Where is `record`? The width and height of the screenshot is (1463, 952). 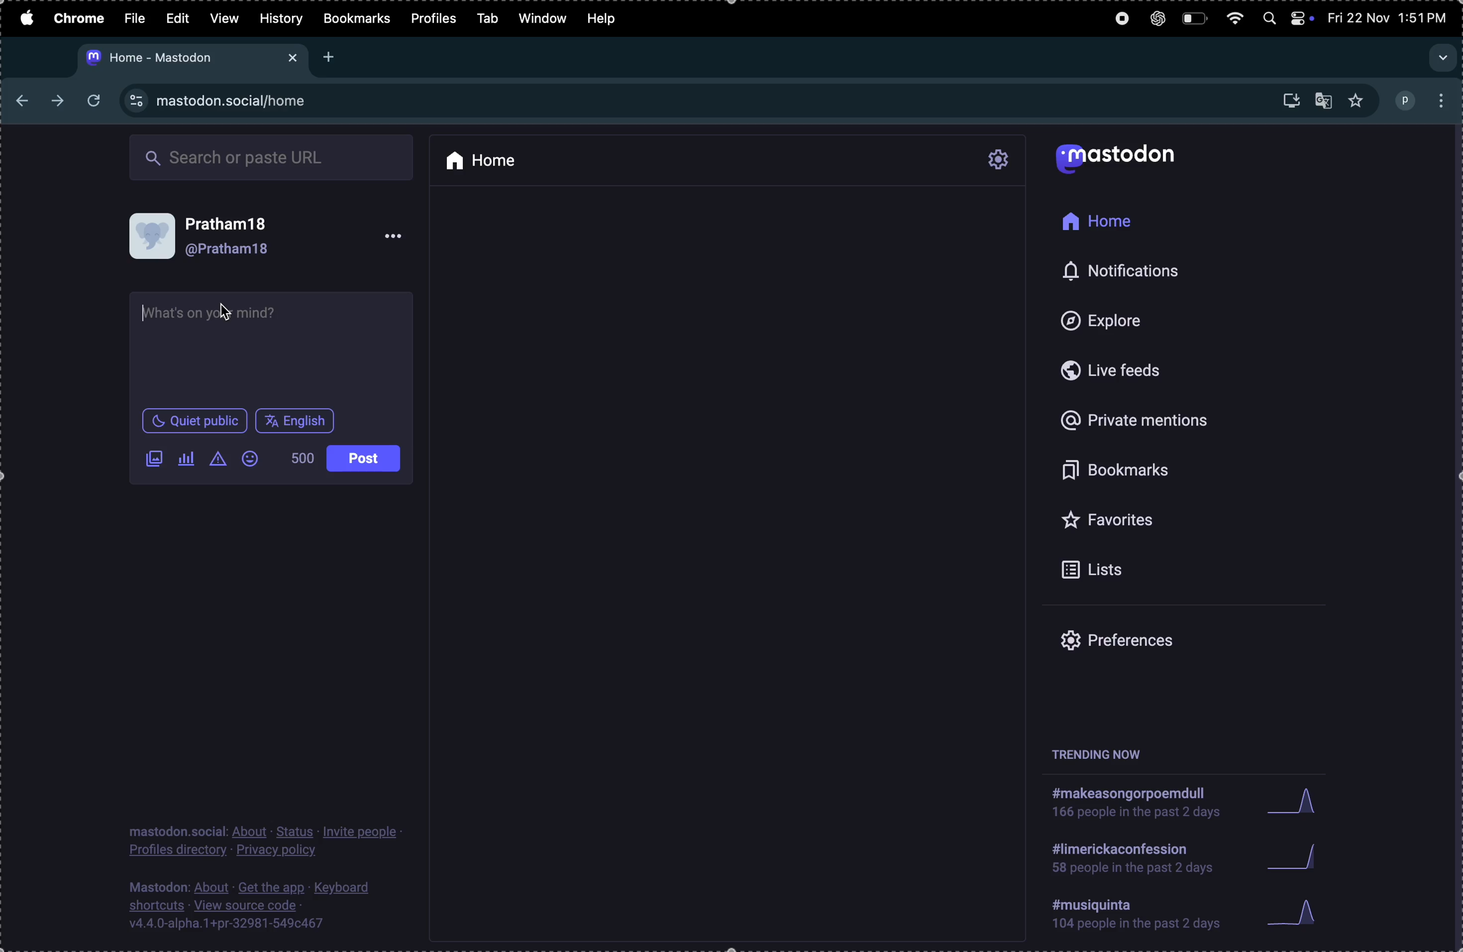 record is located at coordinates (1119, 19).